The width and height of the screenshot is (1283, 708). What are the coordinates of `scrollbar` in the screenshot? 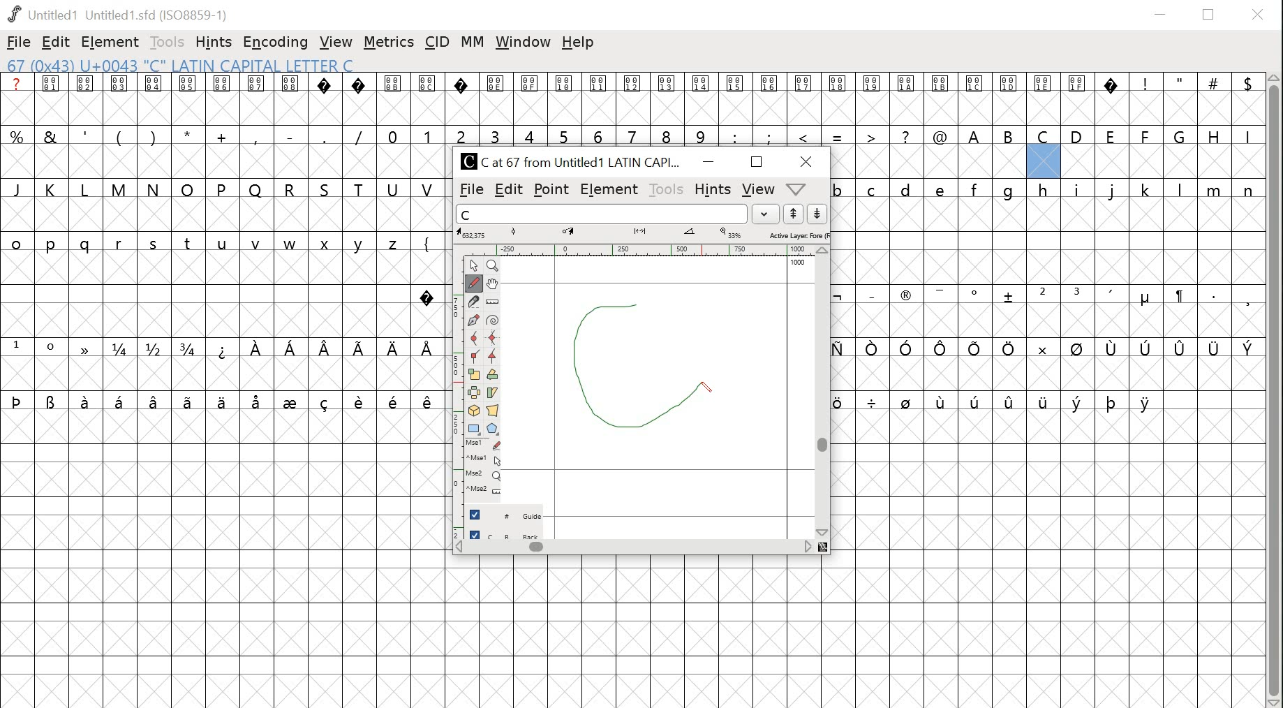 It's located at (1275, 391).